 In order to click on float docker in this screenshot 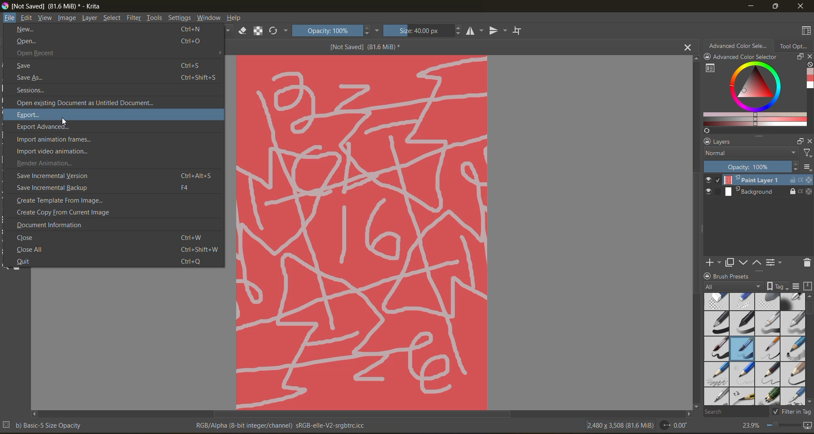, I will do `click(799, 56)`.